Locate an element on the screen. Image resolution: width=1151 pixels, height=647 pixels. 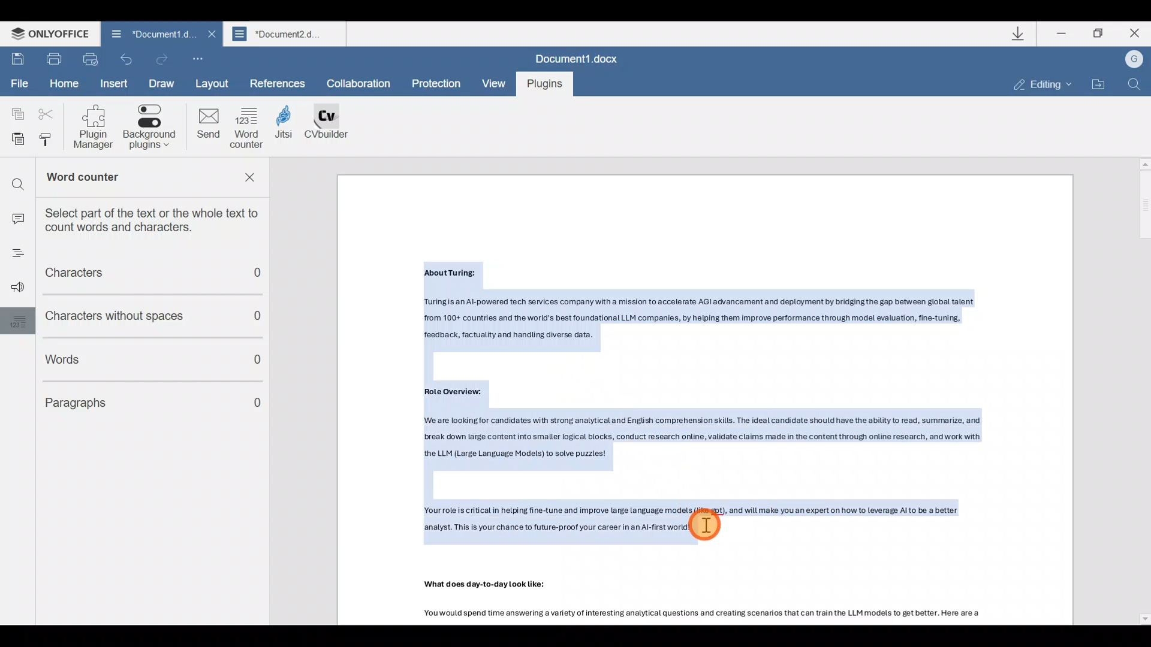
View is located at coordinates (493, 84).